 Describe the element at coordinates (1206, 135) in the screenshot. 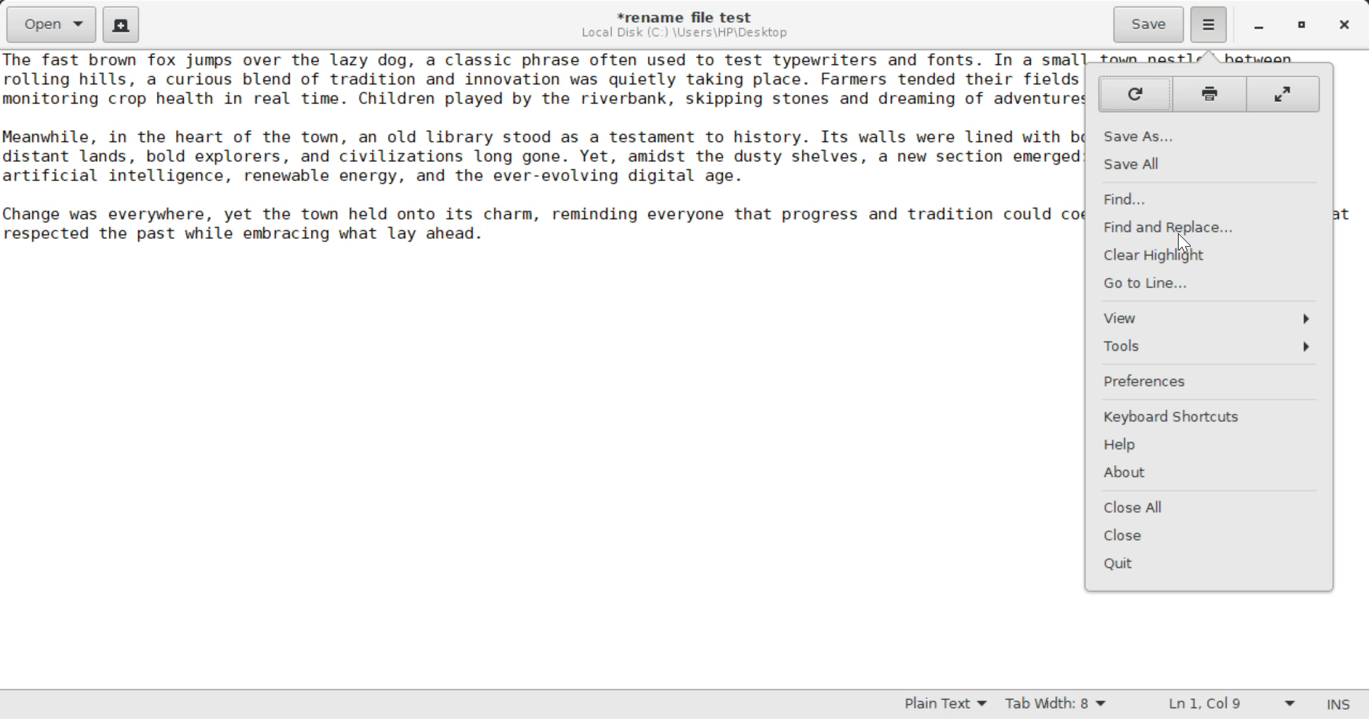

I see `Save As` at that location.